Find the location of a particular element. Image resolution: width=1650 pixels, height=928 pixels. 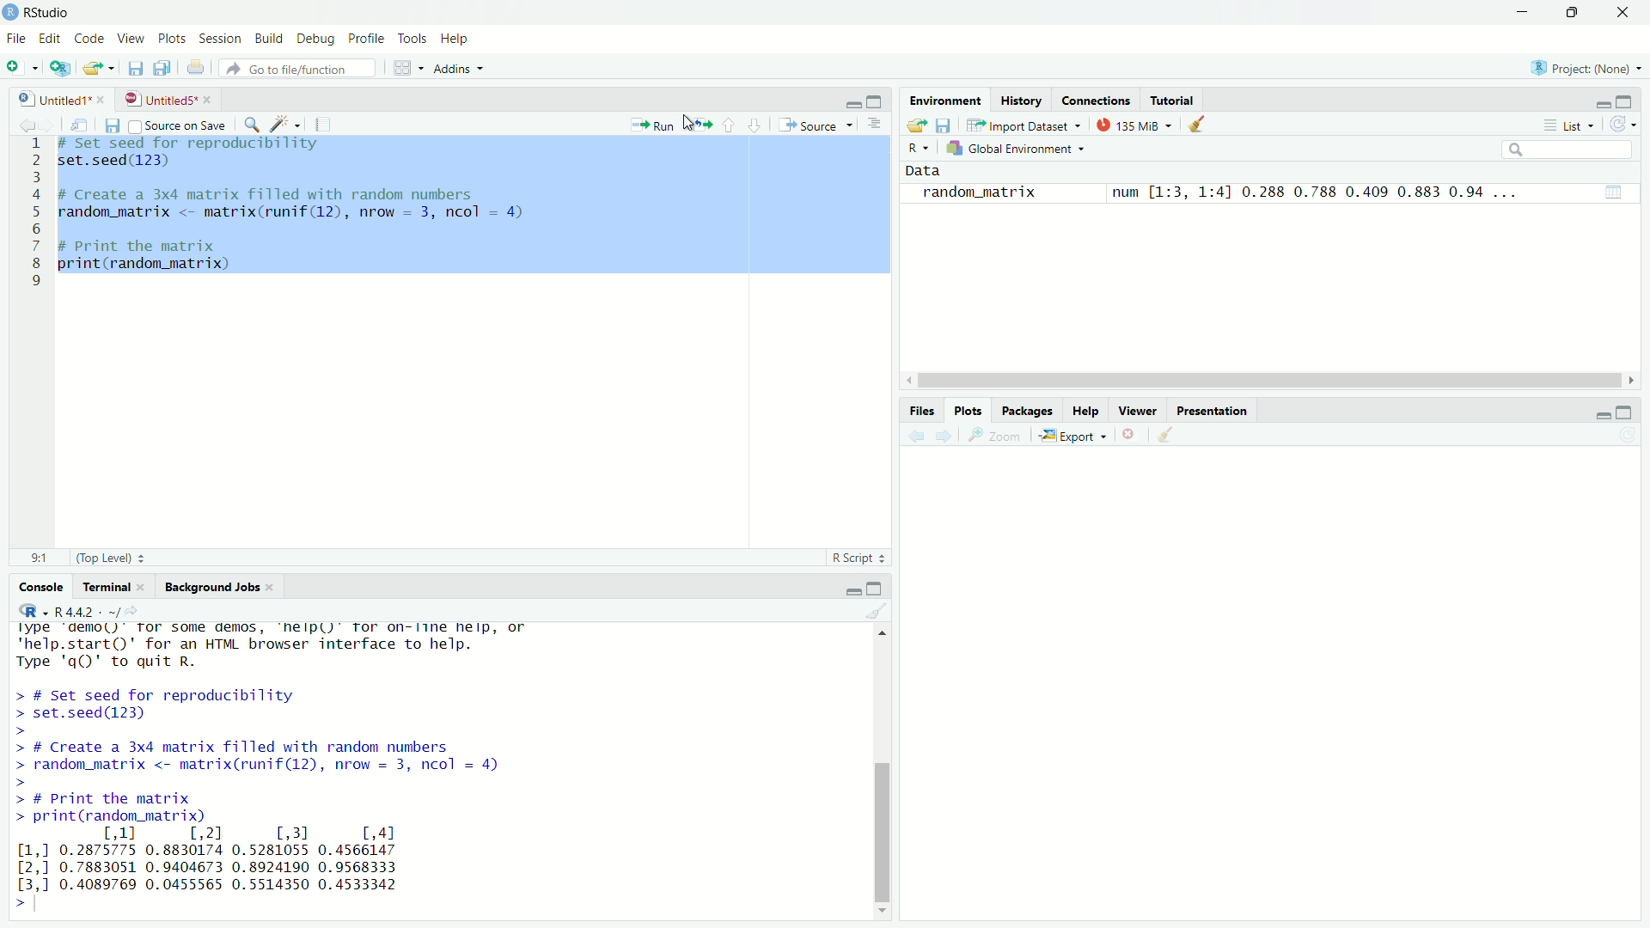

clear is located at coordinates (876, 612).